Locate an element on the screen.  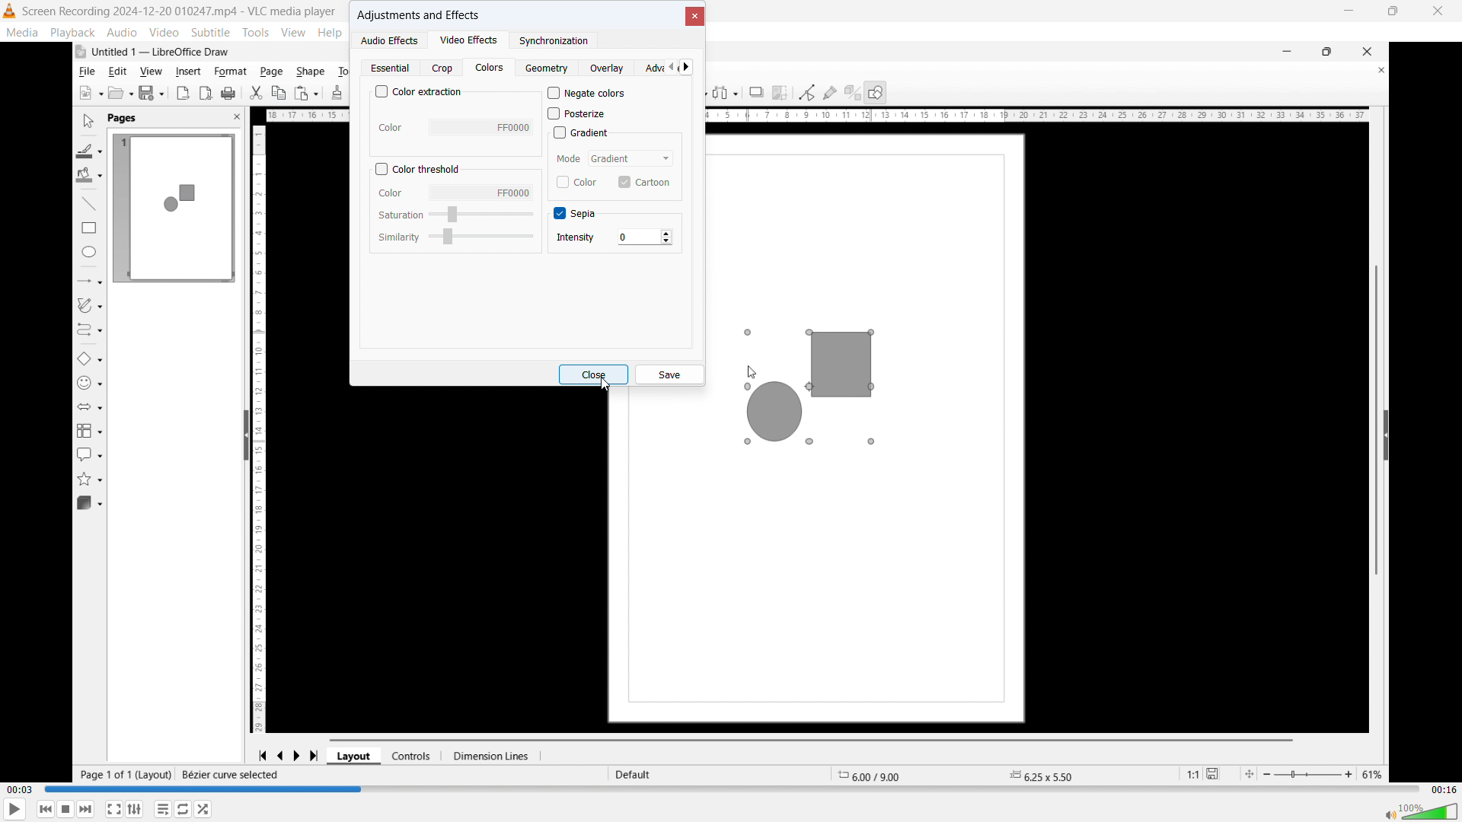
Stop playback  is located at coordinates (66, 809).